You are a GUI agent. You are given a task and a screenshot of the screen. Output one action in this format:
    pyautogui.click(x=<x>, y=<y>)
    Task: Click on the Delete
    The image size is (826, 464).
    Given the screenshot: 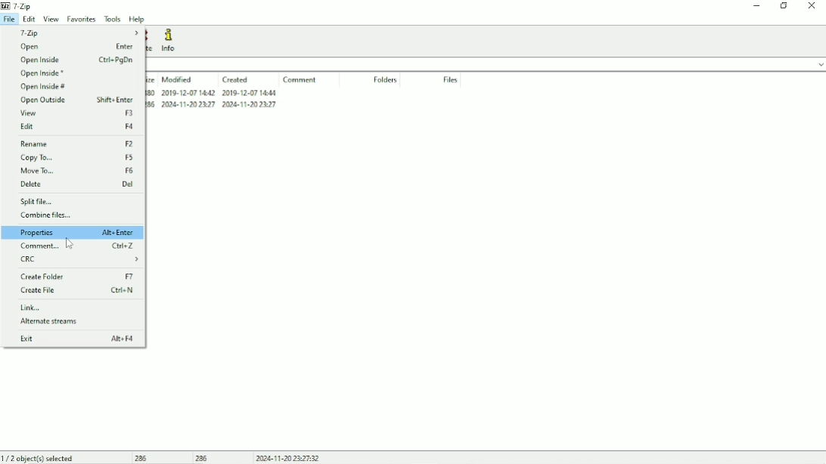 What is the action you would take?
    pyautogui.click(x=78, y=184)
    